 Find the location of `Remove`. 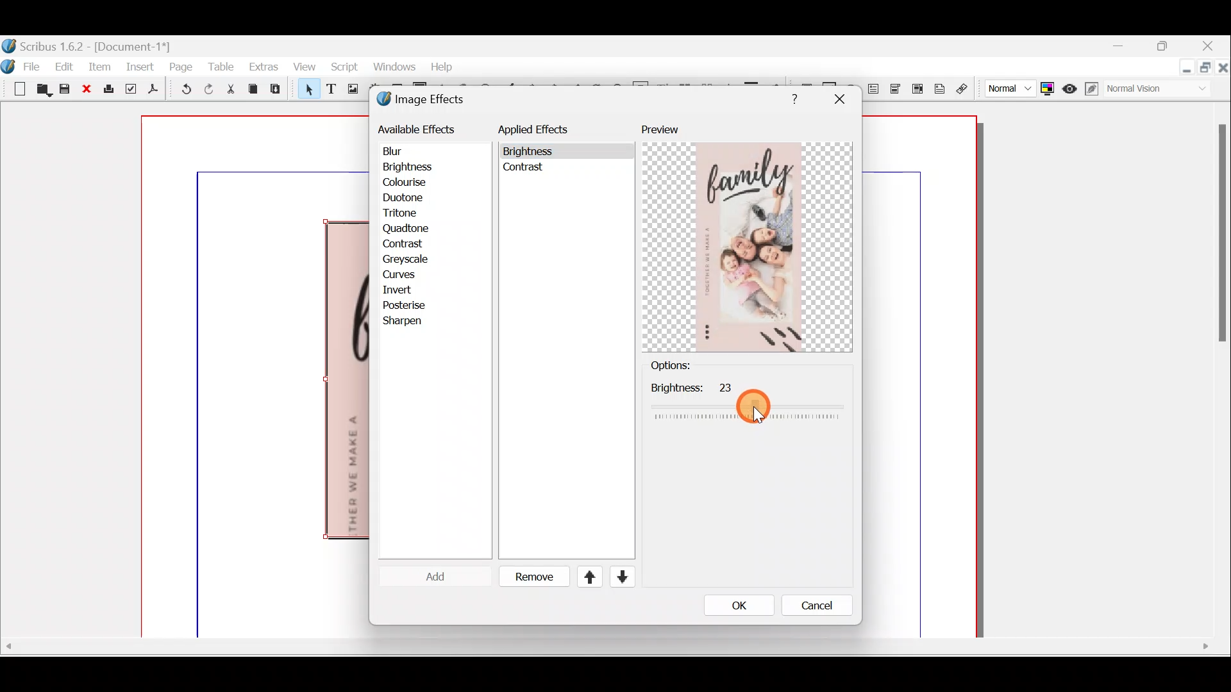

Remove is located at coordinates (529, 577).